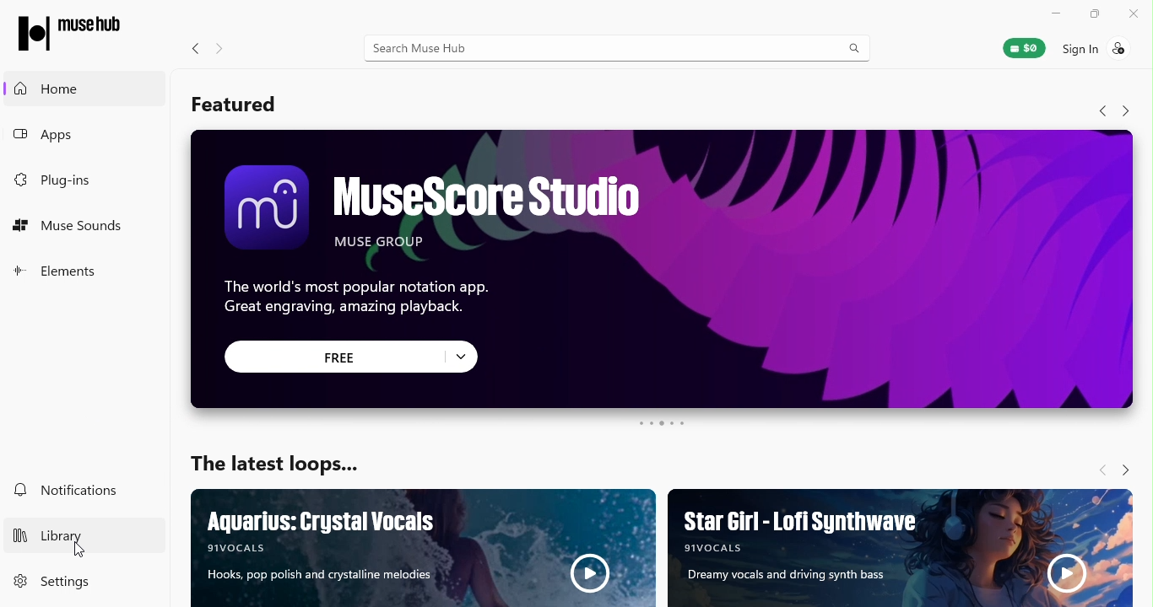 The width and height of the screenshot is (1153, 607). Describe the element at coordinates (1134, 15) in the screenshot. I see `Close` at that location.